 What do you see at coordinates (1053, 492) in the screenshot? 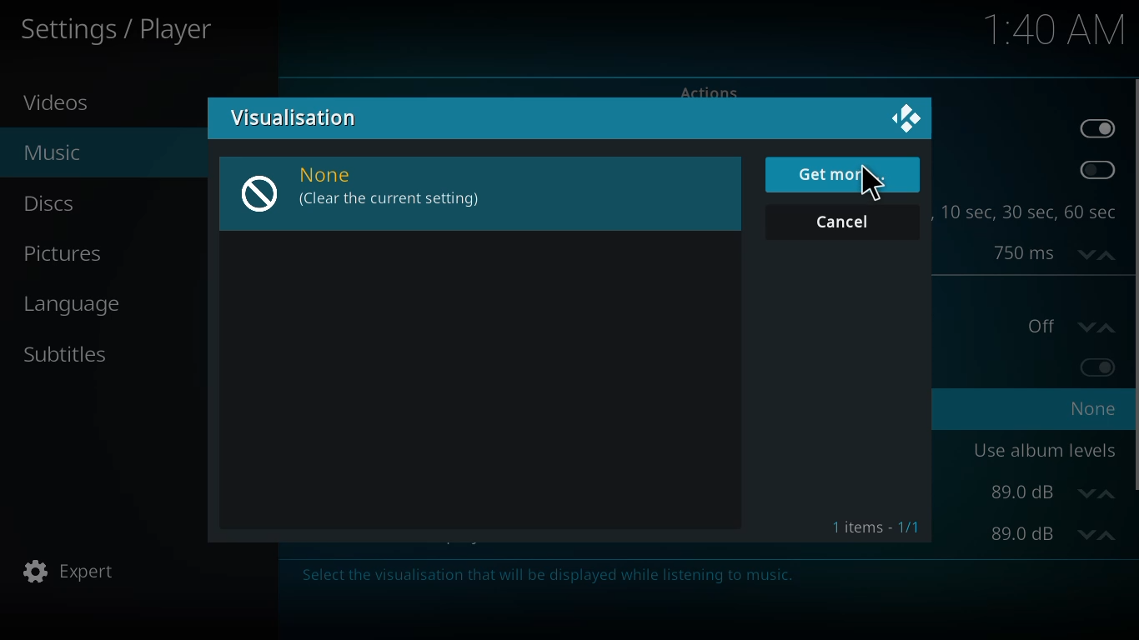
I see `db` at bounding box center [1053, 492].